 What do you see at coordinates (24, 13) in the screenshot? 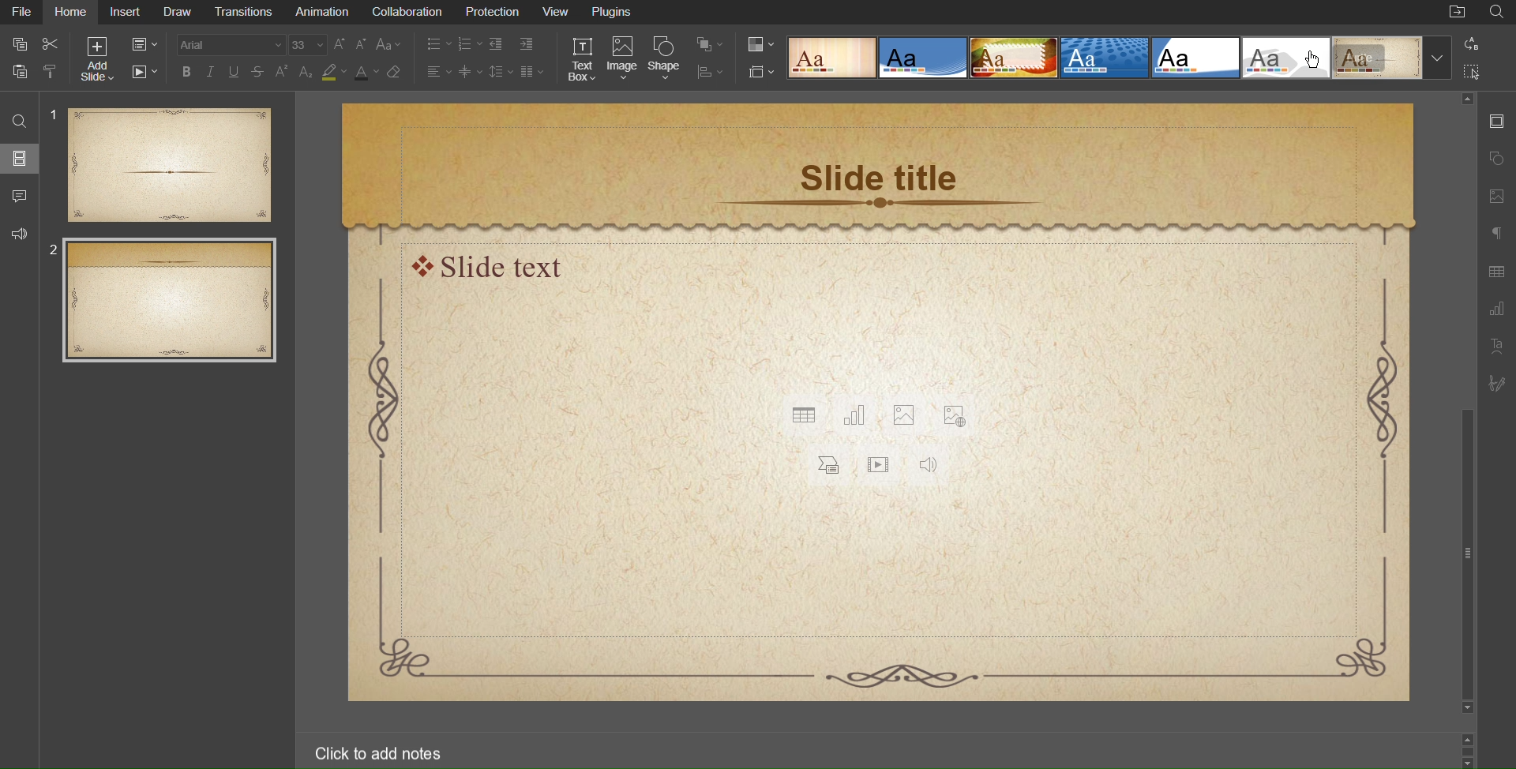
I see `File` at bounding box center [24, 13].